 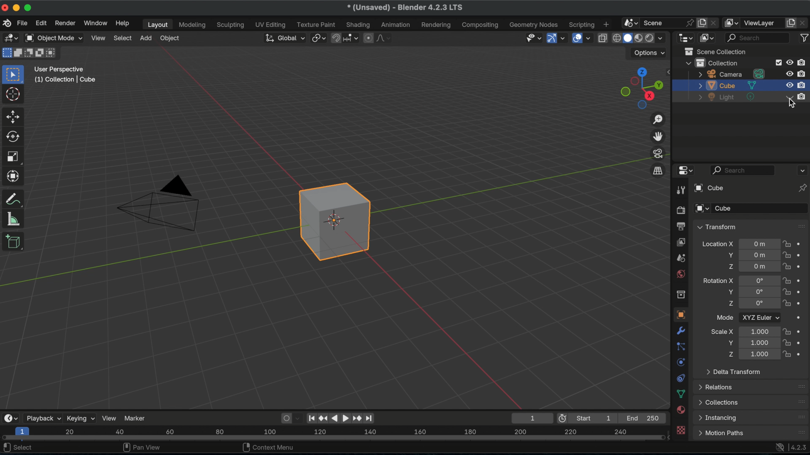 What do you see at coordinates (148, 263) in the screenshot?
I see `Y Axis` at bounding box center [148, 263].